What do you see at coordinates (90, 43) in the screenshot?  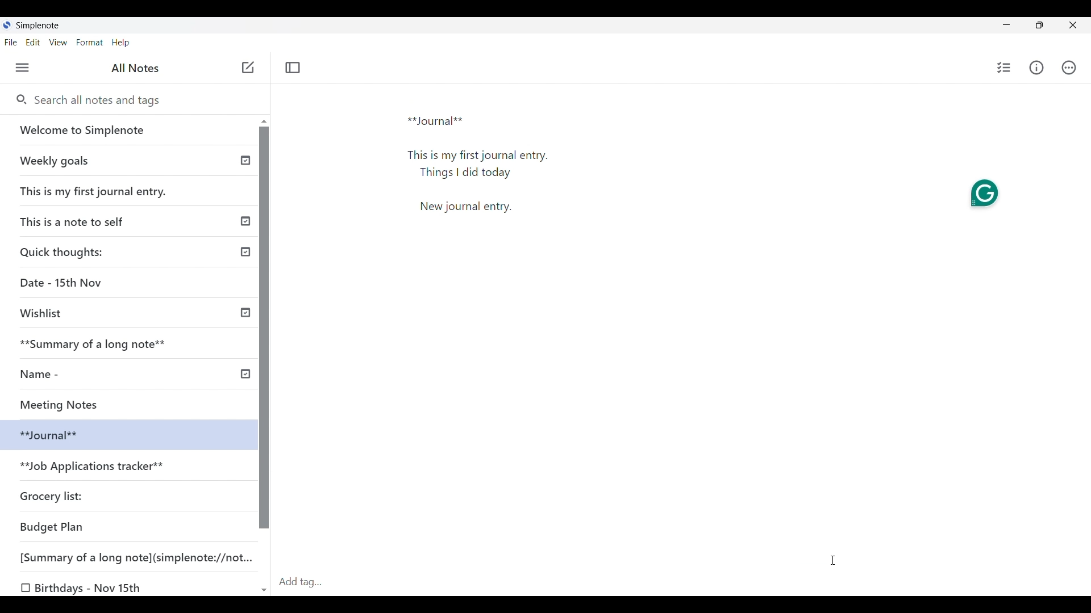 I see `Format menu` at bounding box center [90, 43].